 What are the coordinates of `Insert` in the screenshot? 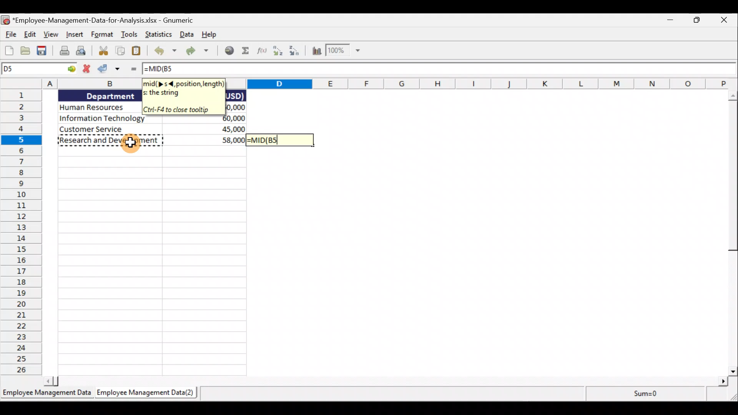 It's located at (75, 35).